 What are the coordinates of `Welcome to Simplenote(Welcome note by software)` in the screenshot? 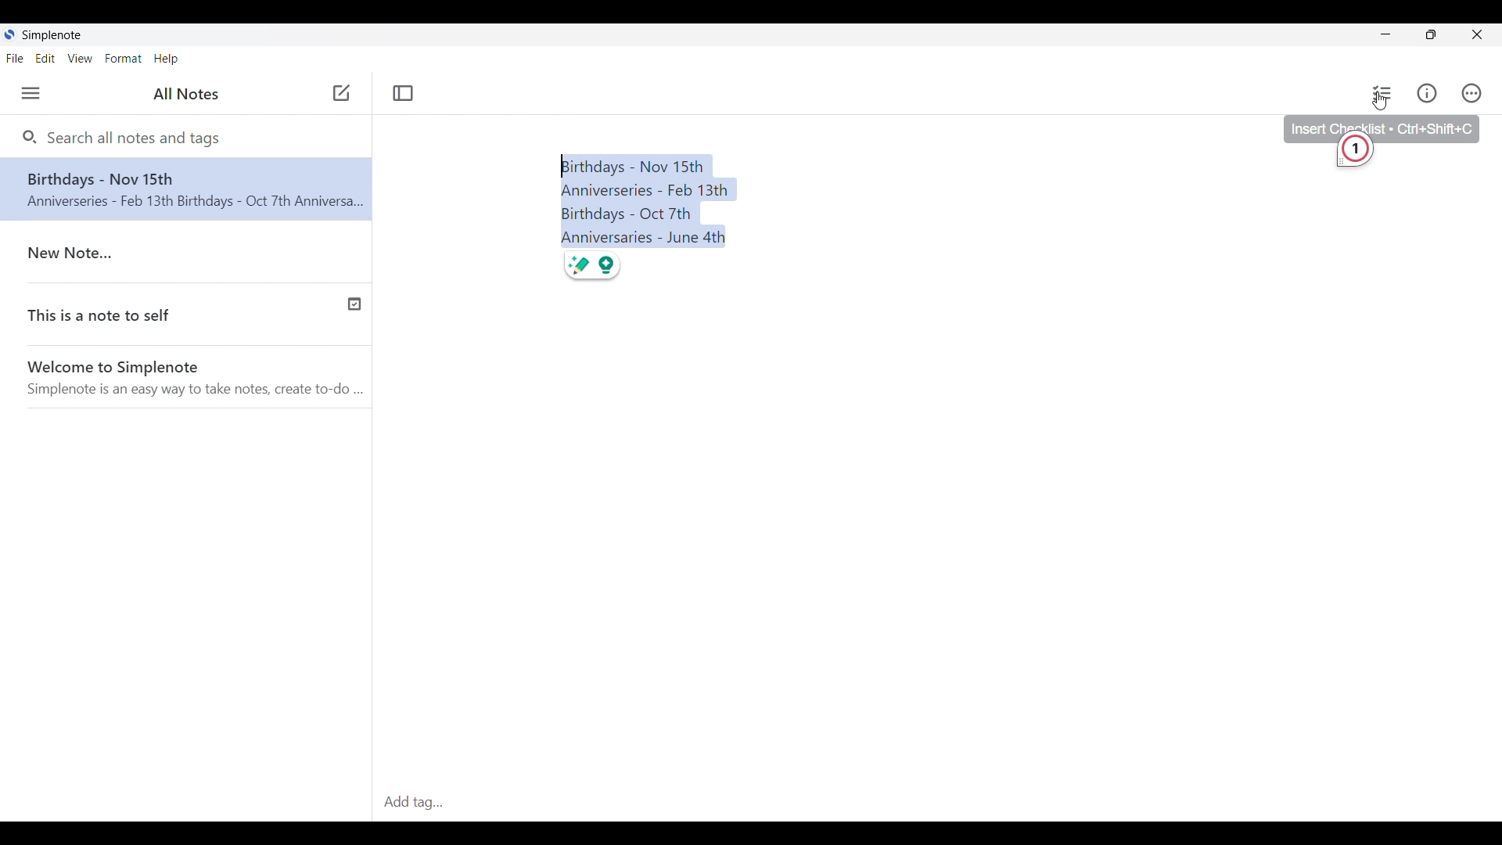 It's located at (196, 379).